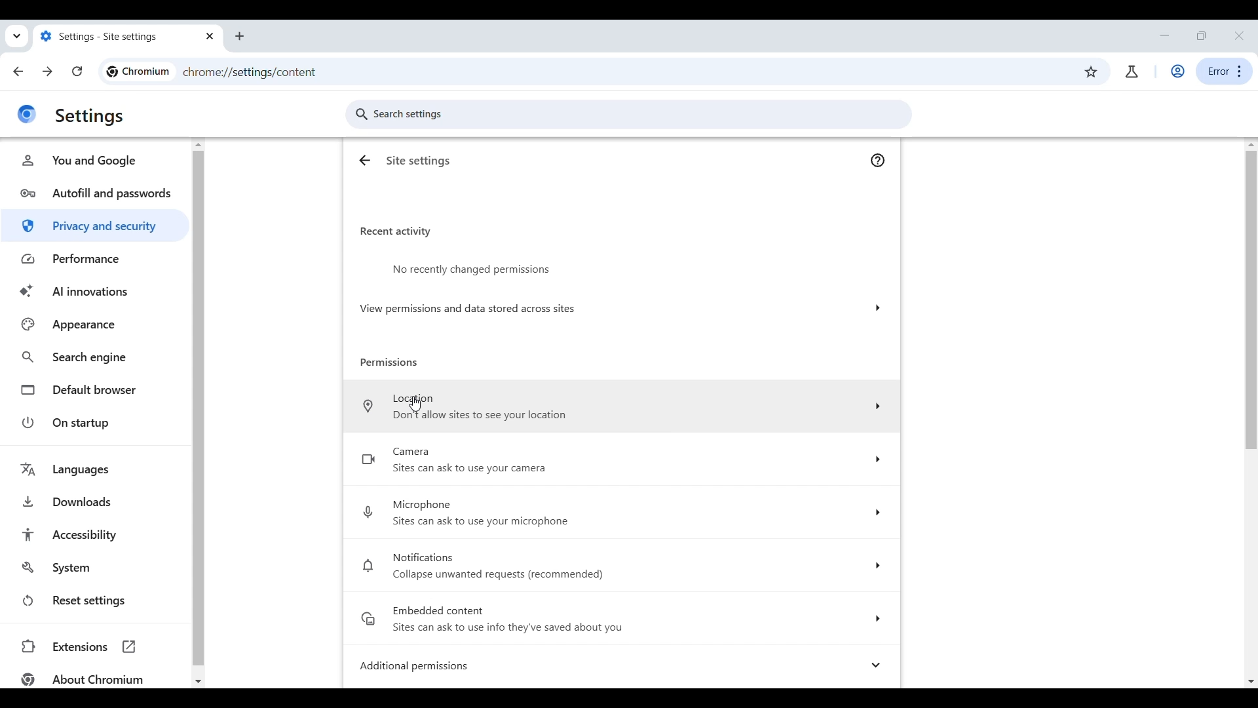  What do you see at coordinates (1225, 71) in the screenshot?
I see `error` at bounding box center [1225, 71].